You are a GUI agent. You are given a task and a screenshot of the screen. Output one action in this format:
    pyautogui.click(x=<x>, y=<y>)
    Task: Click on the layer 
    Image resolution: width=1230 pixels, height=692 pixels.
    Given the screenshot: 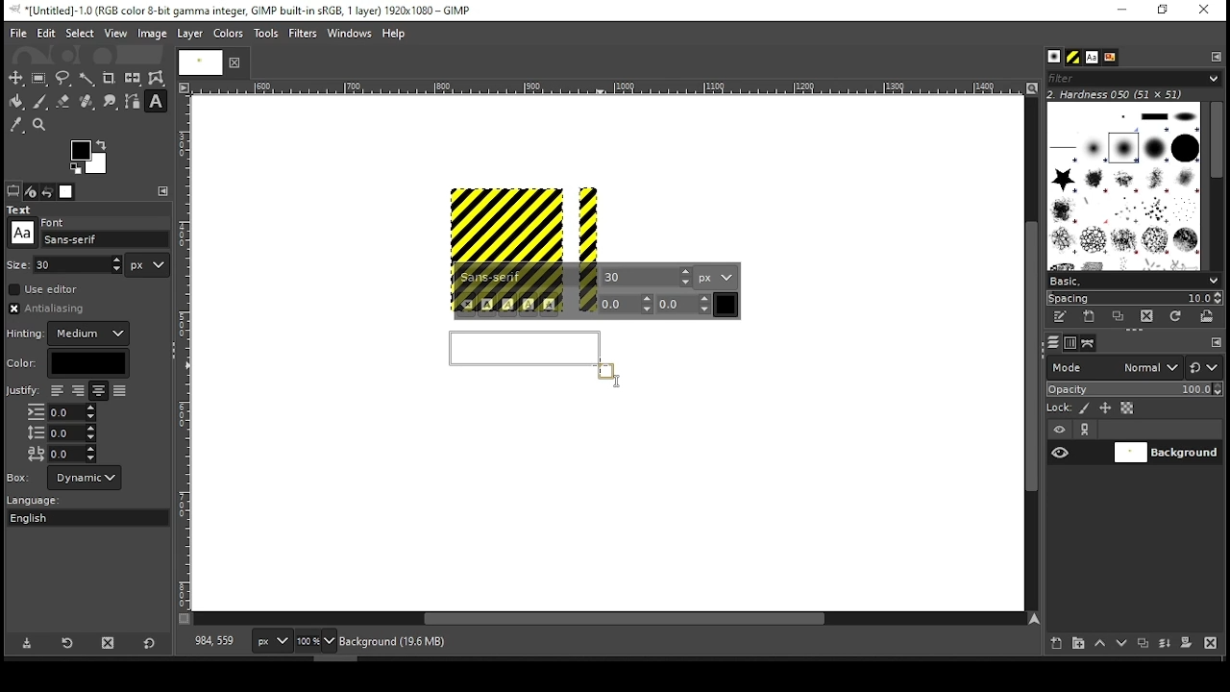 What is the action you would take?
    pyautogui.click(x=1166, y=453)
    